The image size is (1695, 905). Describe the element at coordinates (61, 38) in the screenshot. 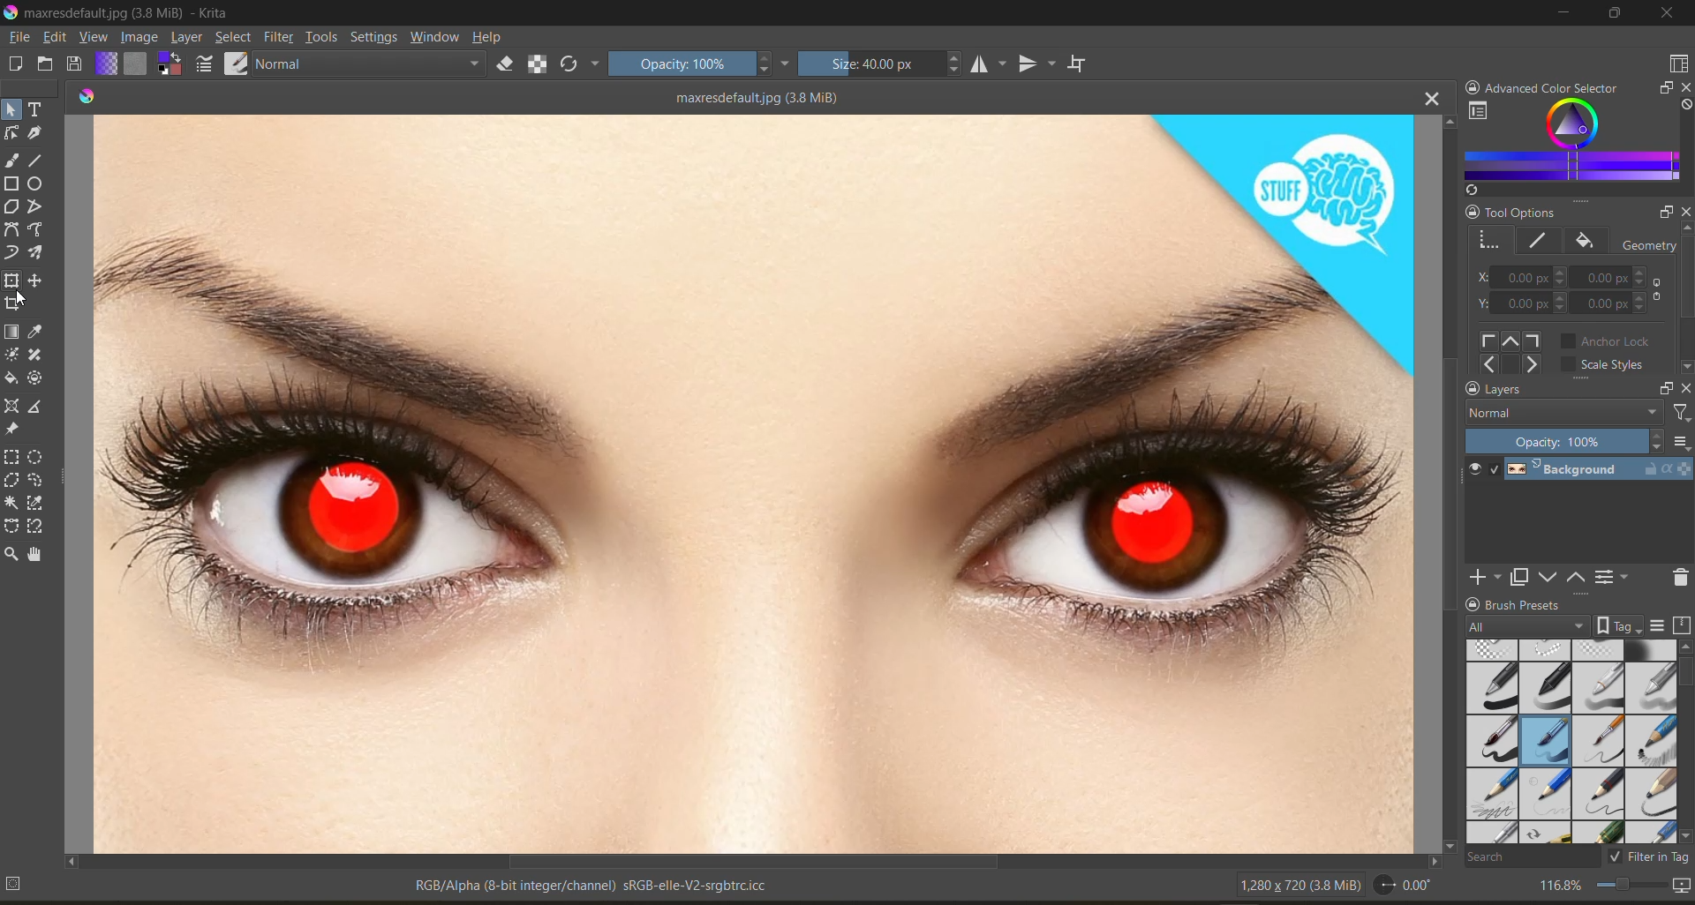

I see `edit` at that location.